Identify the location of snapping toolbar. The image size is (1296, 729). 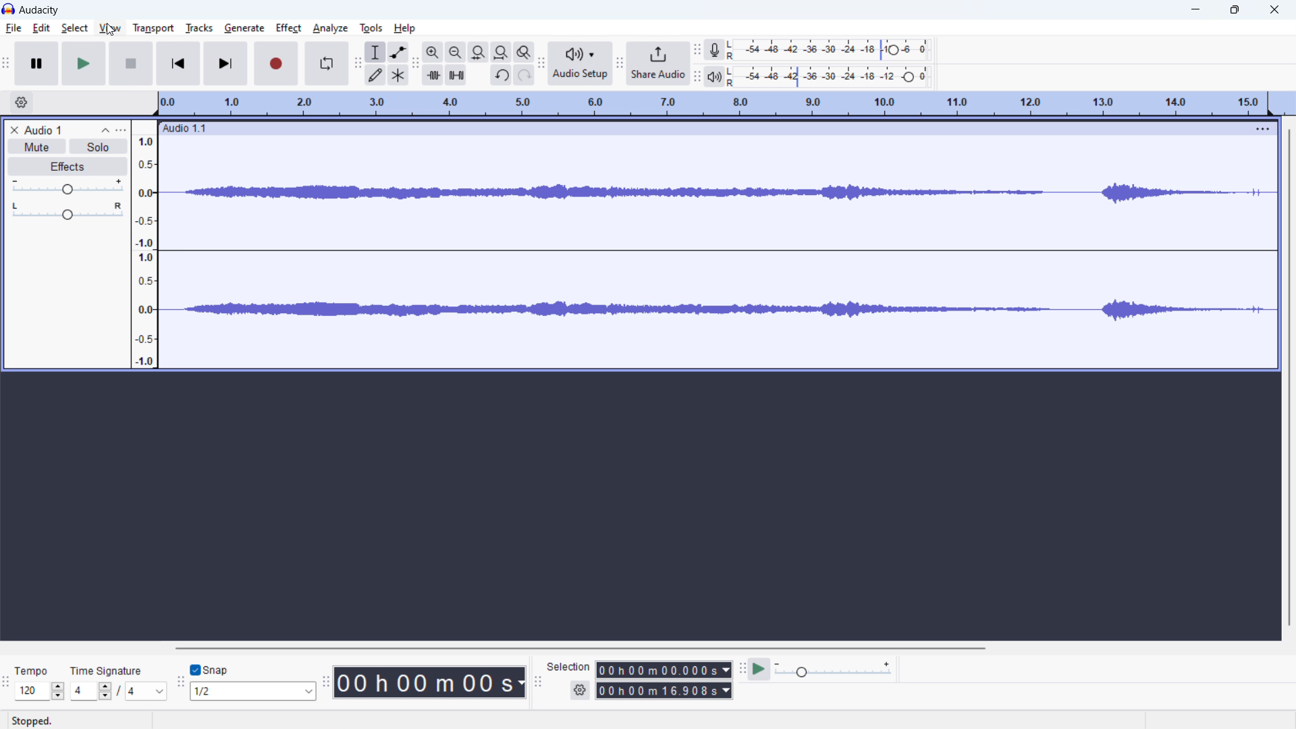
(180, 680).